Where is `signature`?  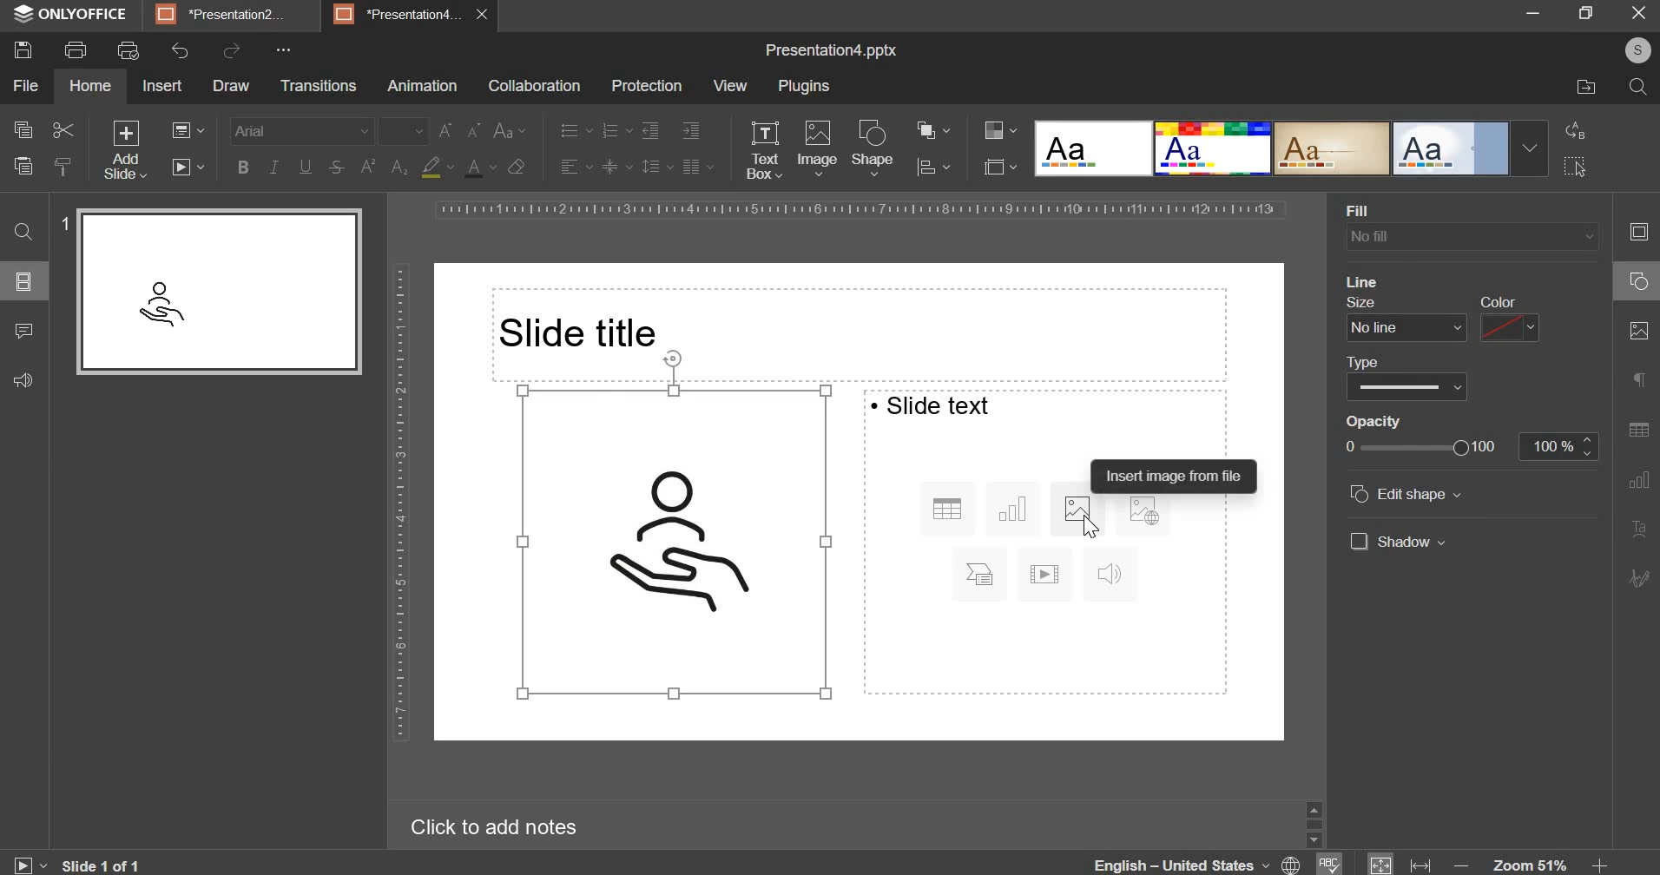
signature is located at coordinates (1641, 577).